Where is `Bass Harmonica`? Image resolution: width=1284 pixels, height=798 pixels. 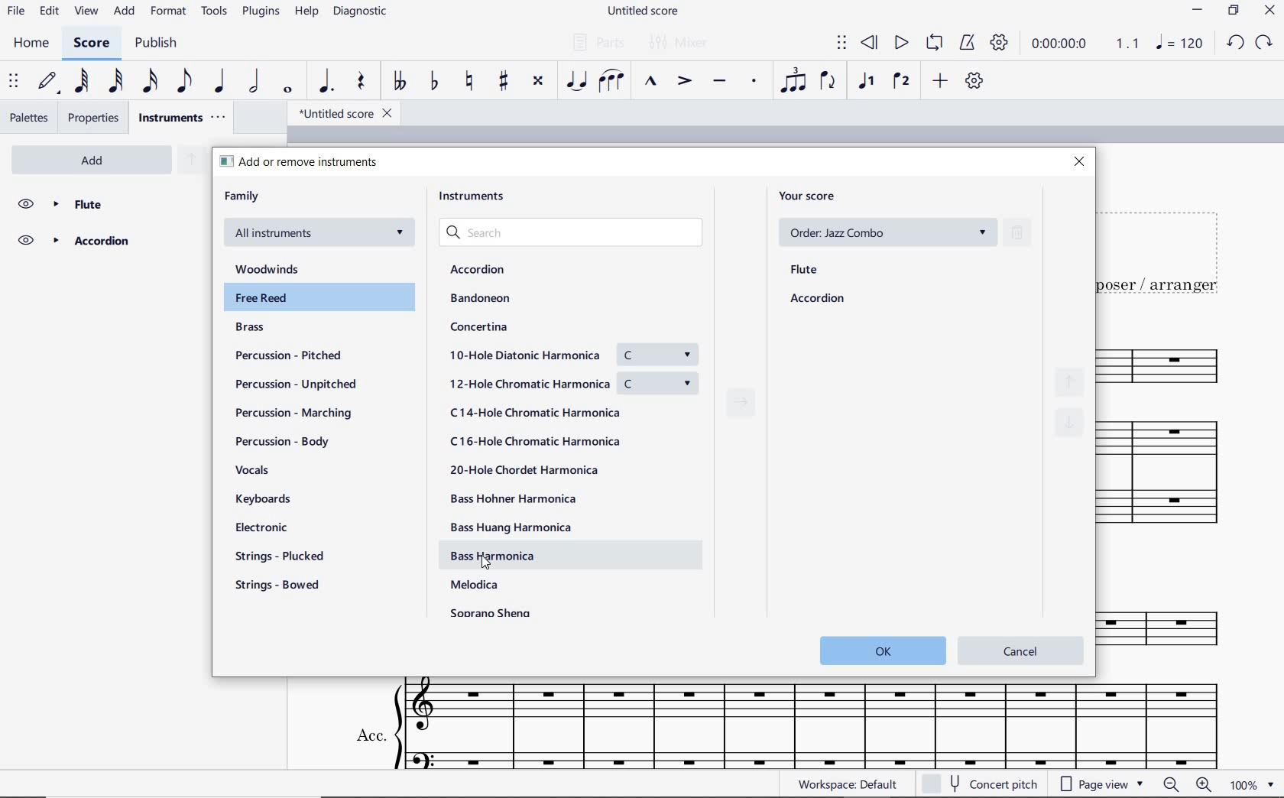
Bass Harmonica is located at coordinates (496, 553).